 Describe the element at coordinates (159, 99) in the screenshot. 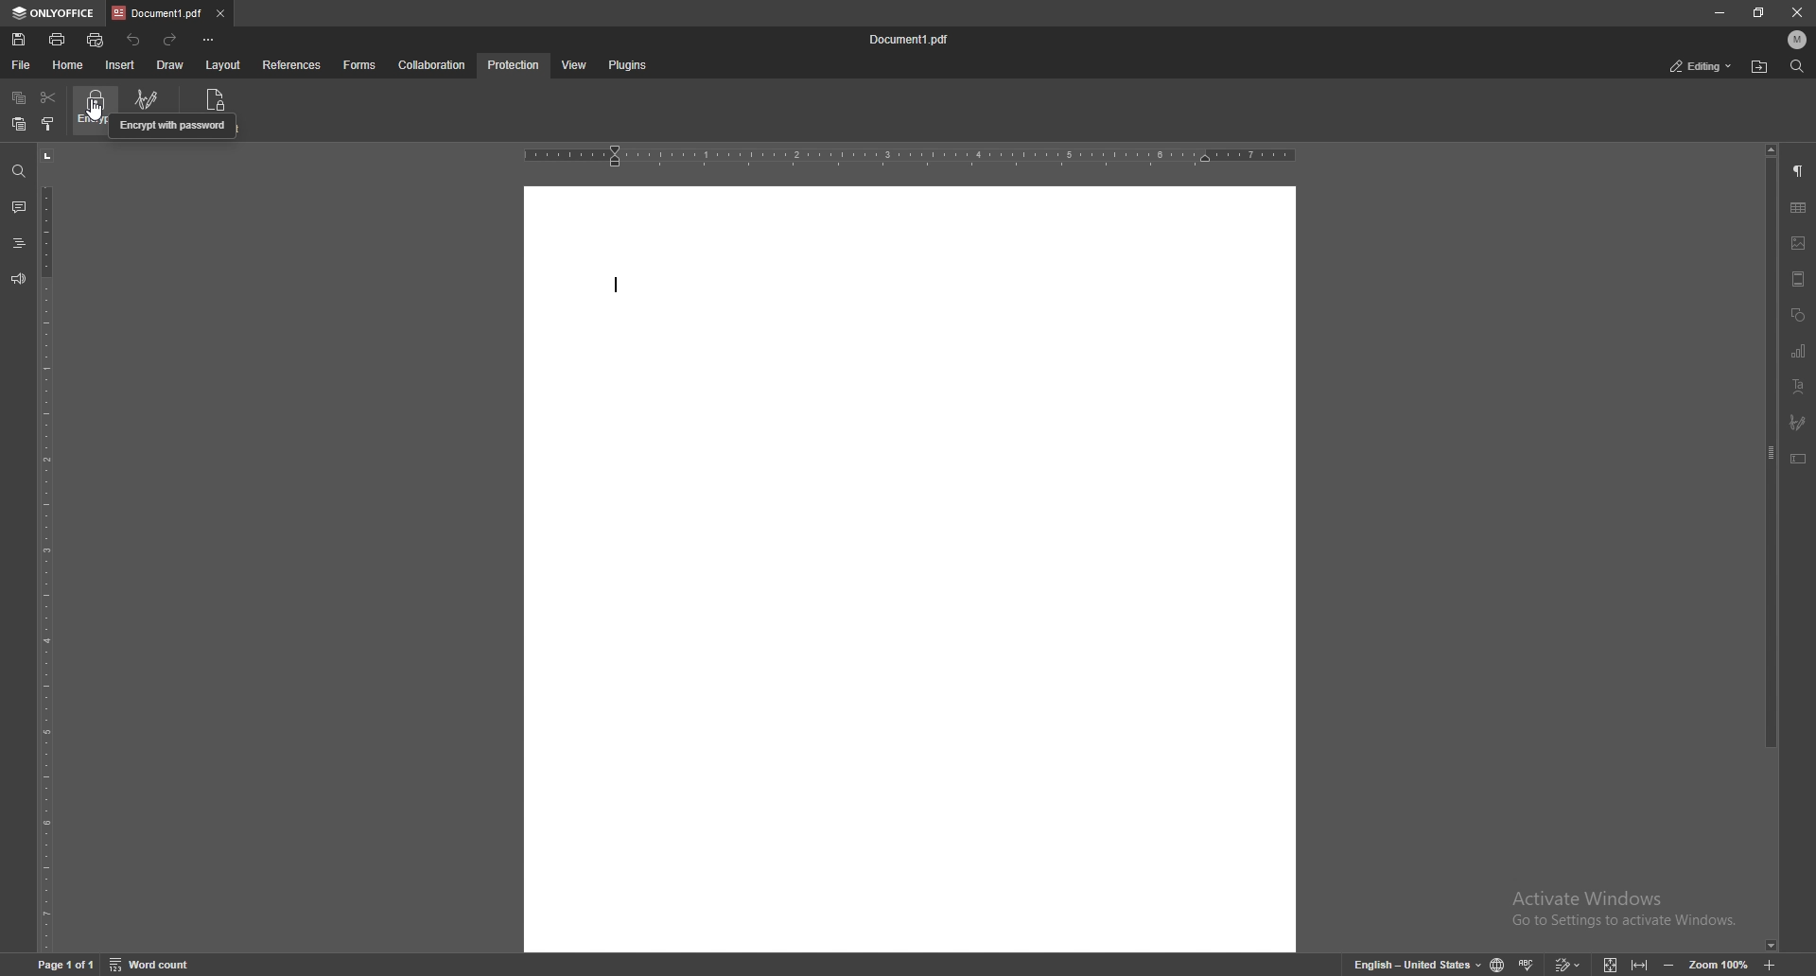

I see `signature` at that location.